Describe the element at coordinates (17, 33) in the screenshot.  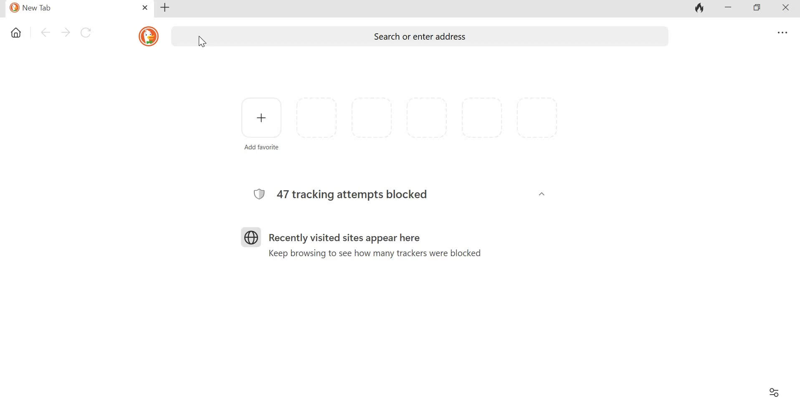
I see `home icon` at that location.